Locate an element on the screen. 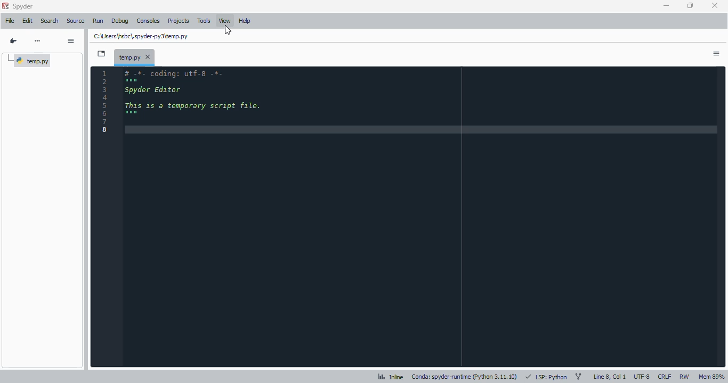  file is located at coordinates (10, 21).